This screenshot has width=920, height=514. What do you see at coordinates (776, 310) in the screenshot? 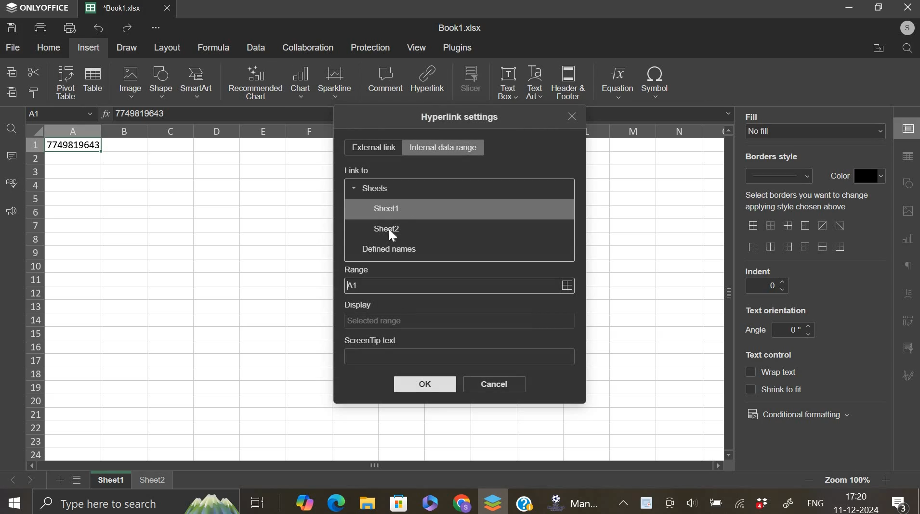
I see `text` at bounding box center [776, 310].